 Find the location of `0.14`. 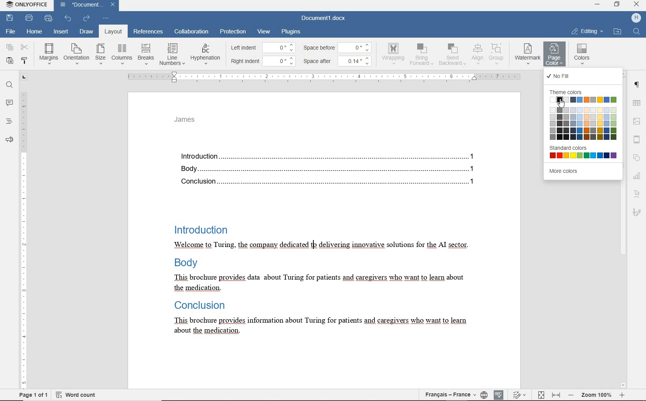

0.14 is located at coordinates (358, 61).